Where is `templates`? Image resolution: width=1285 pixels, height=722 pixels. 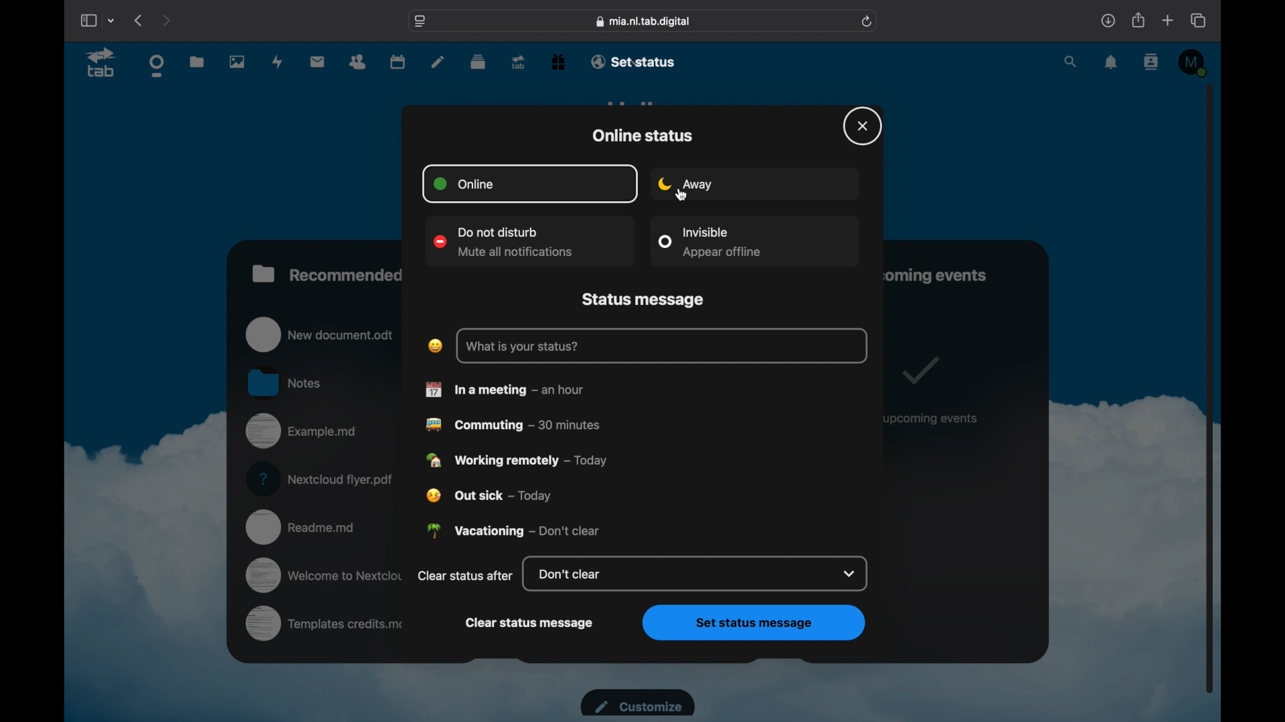 templates is located at coordinates (327, 624).